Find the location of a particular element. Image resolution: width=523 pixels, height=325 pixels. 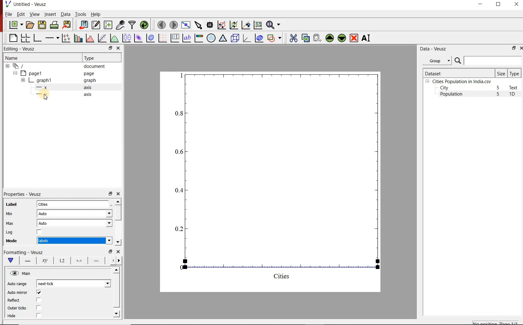

y axis is located at coordinates (65, 95).